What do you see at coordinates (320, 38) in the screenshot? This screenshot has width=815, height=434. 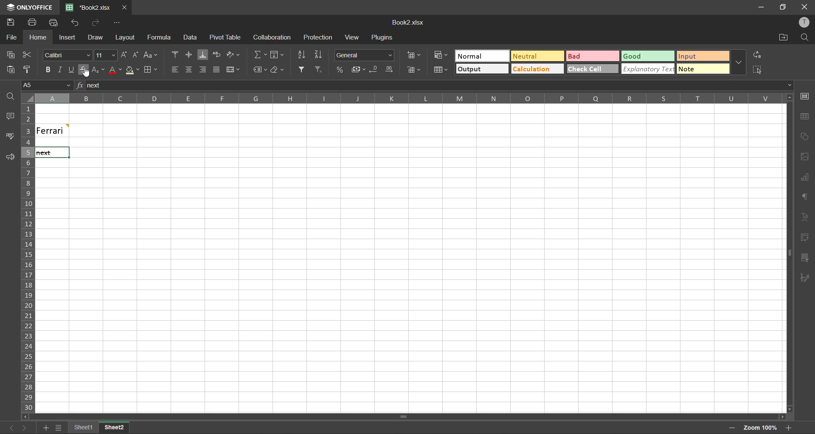 I see `protection` at bounding box center [320, 38].